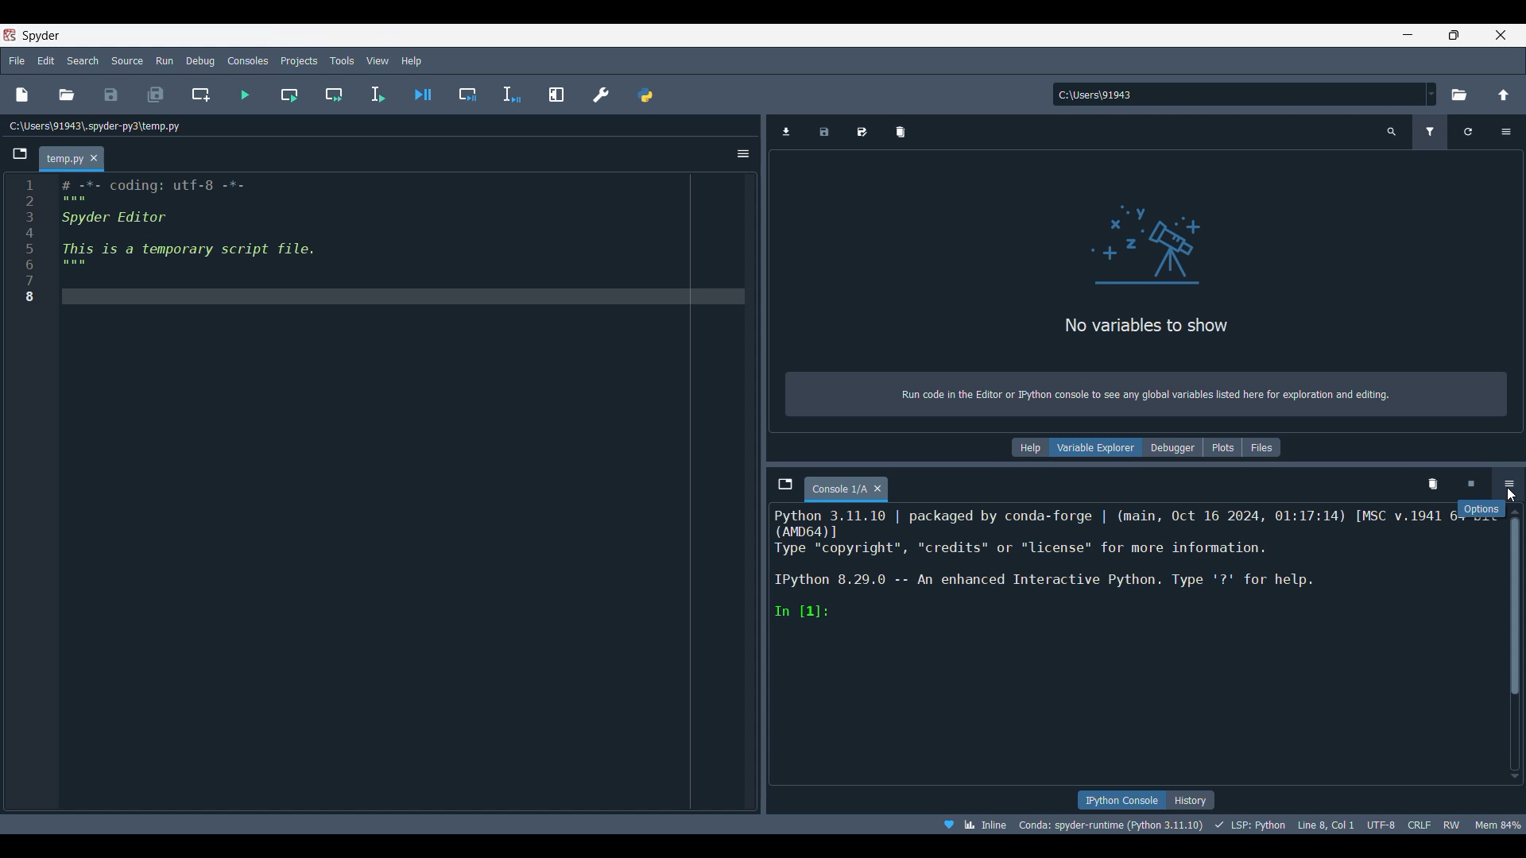  Describe the element at coordinates (378, 61) in the screenshot. I see `View menu` at that location.